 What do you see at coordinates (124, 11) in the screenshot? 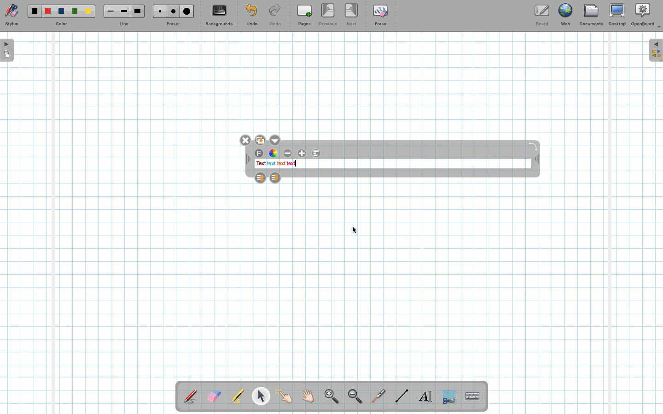
I see `Medium line` at bounding box center [124, 11].